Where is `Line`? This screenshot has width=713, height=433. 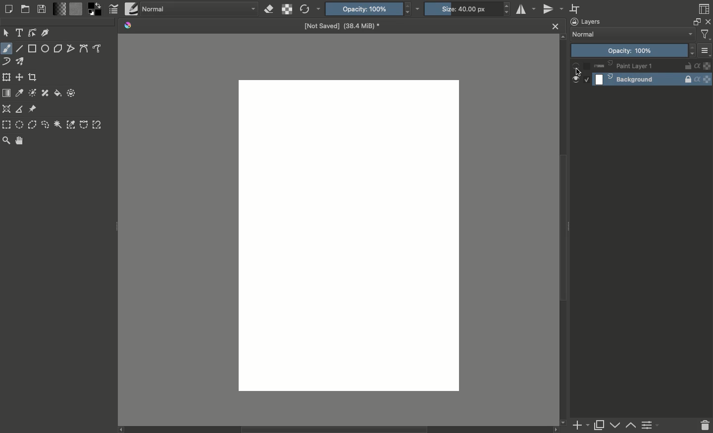 Line is located at coordinates (20, 48).